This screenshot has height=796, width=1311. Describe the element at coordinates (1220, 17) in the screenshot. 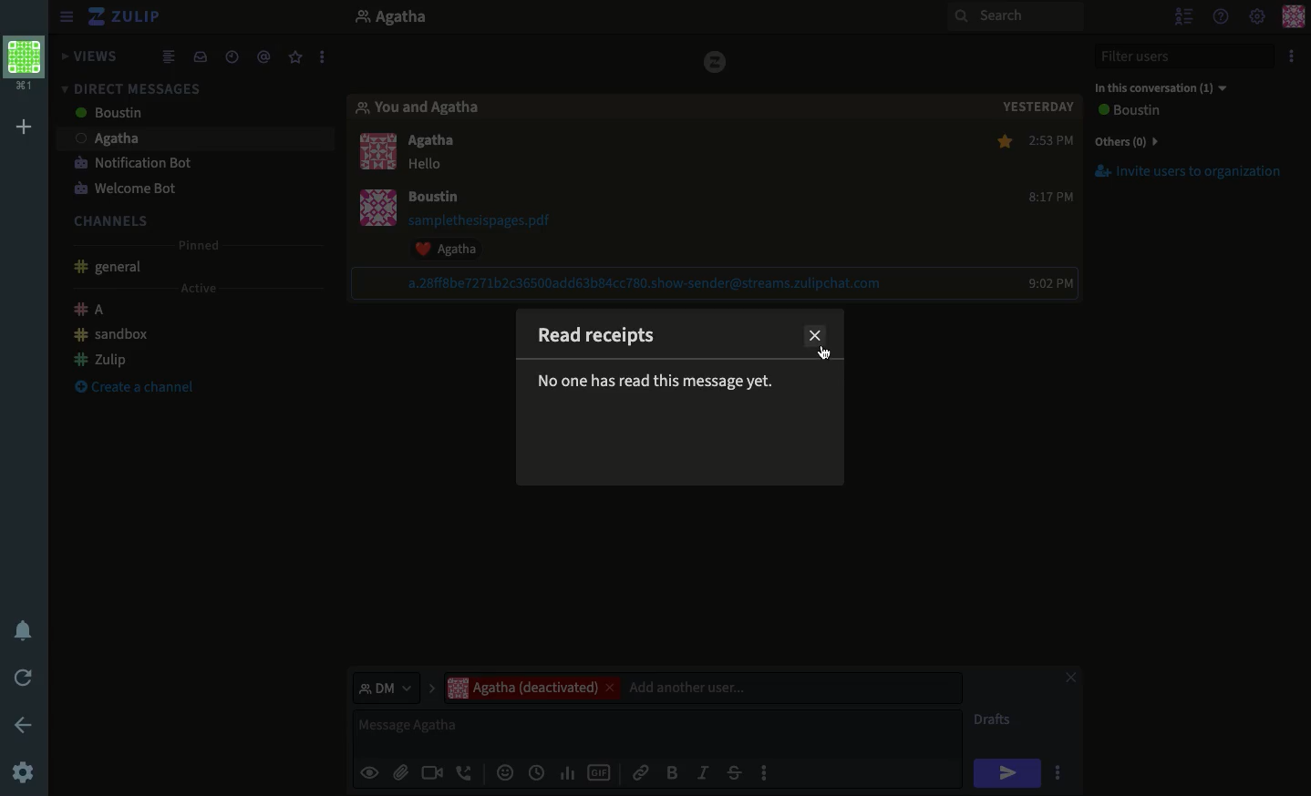

I see `Help` at that location.